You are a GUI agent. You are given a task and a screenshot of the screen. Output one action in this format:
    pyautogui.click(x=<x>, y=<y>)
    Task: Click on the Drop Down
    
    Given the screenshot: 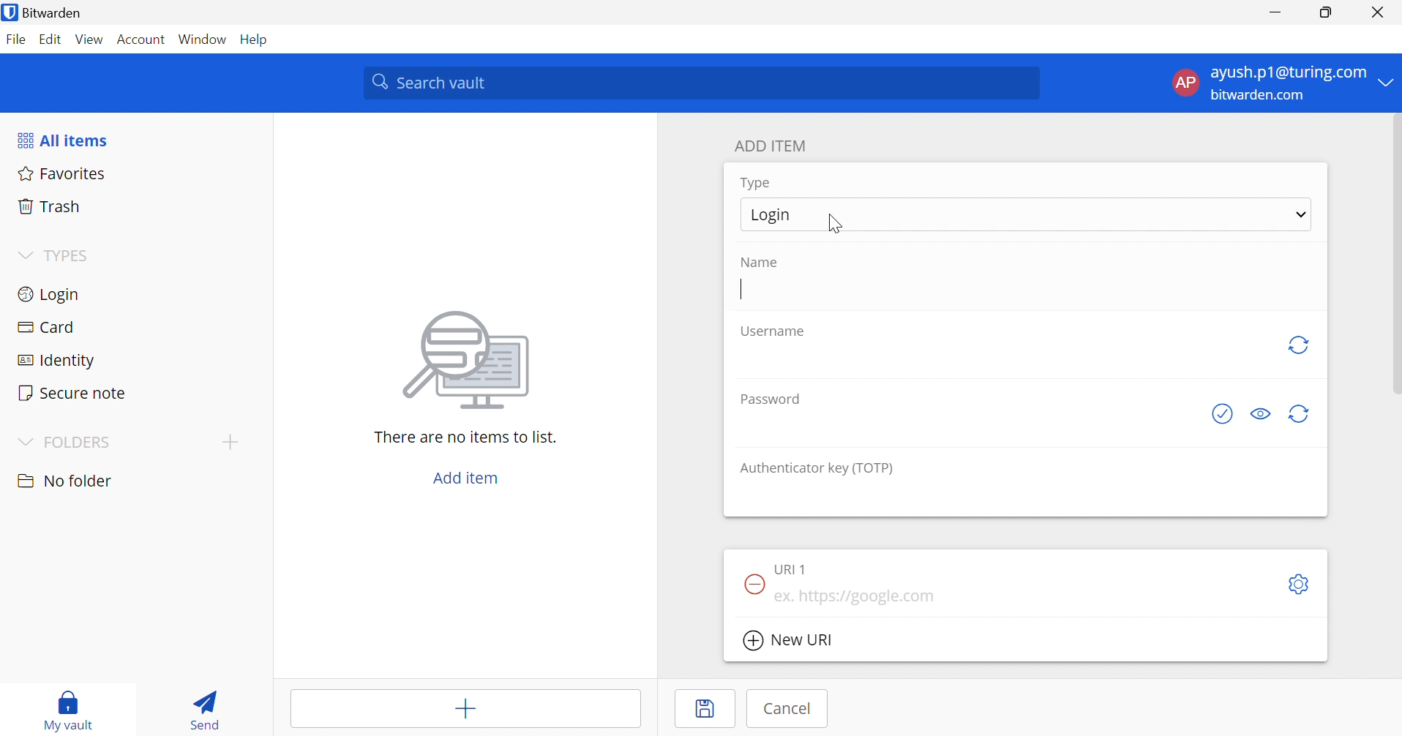 What is the action you would take?
    pyautogui.click(x=1301, y=216)
    